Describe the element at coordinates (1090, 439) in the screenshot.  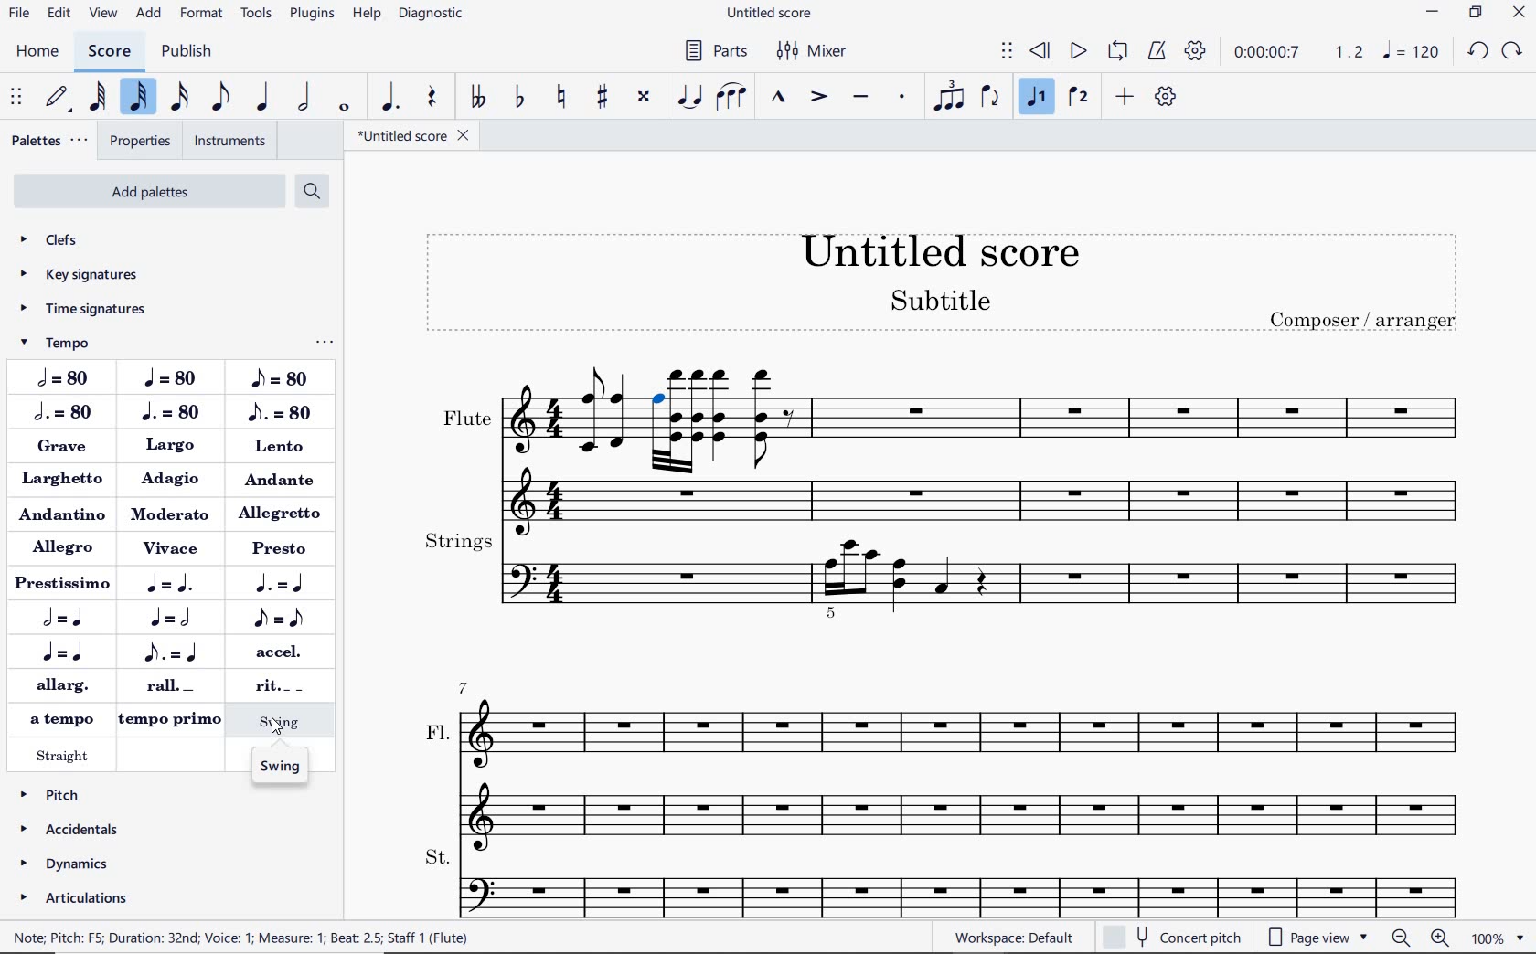
I see `flute` at that location.